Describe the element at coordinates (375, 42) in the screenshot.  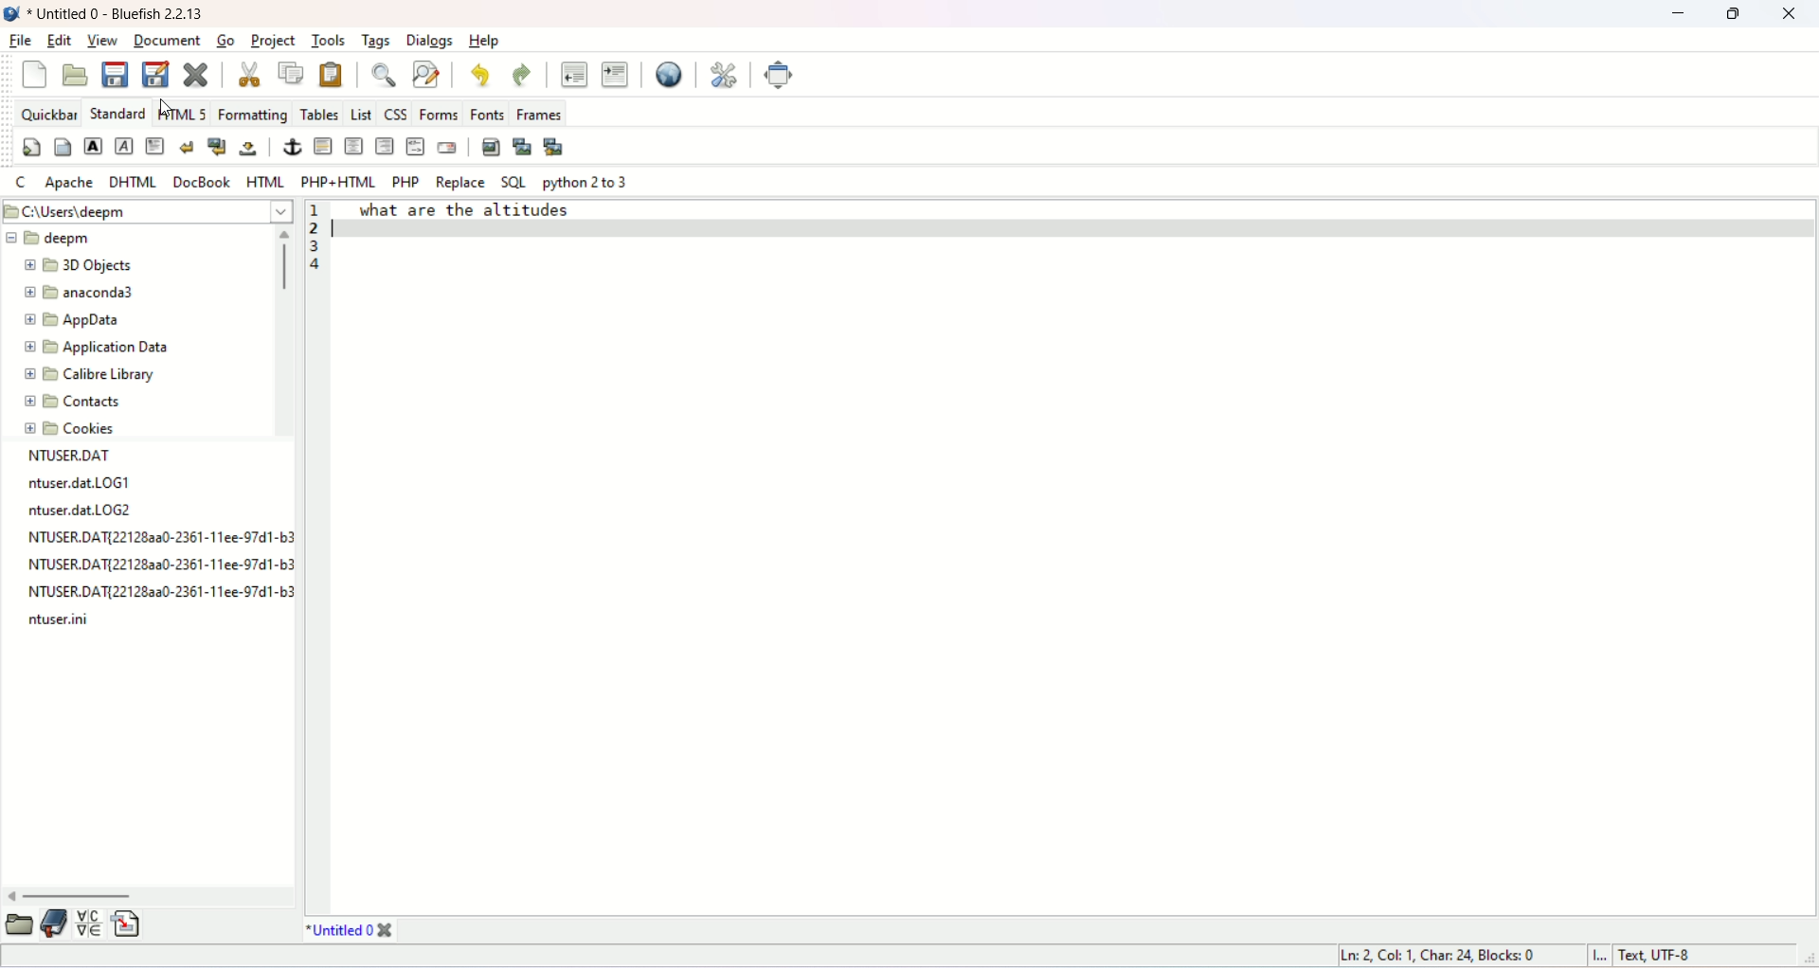
I see `tags` at that location.